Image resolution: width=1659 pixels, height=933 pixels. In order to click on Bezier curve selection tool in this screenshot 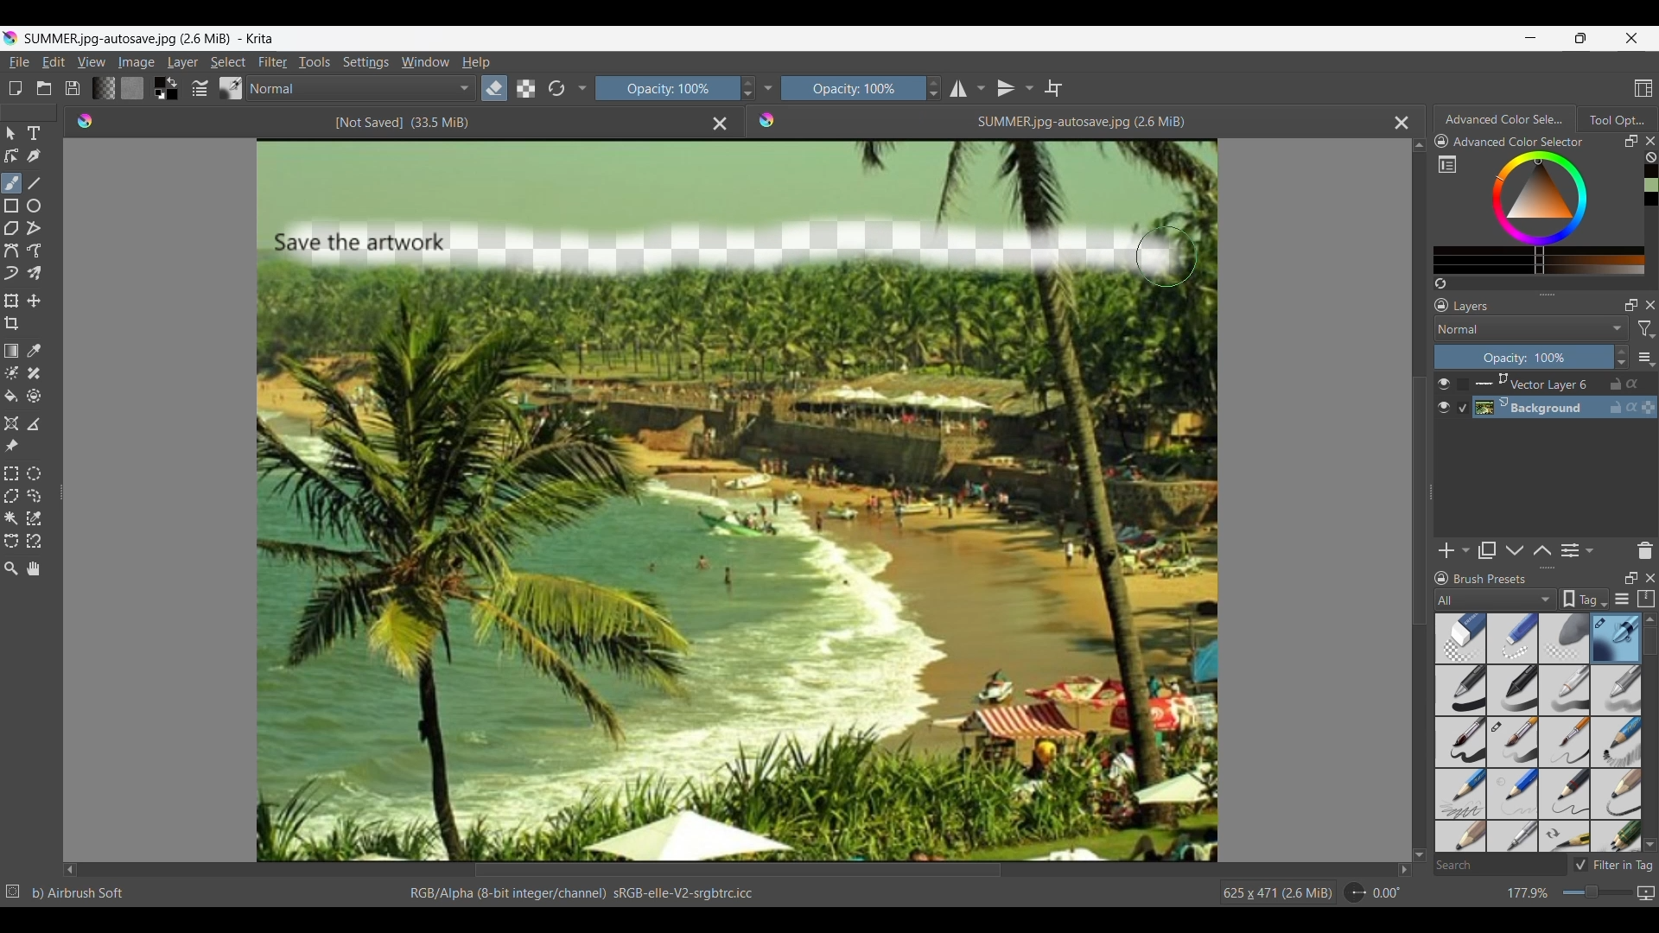, I will do `click(12, 542)`.